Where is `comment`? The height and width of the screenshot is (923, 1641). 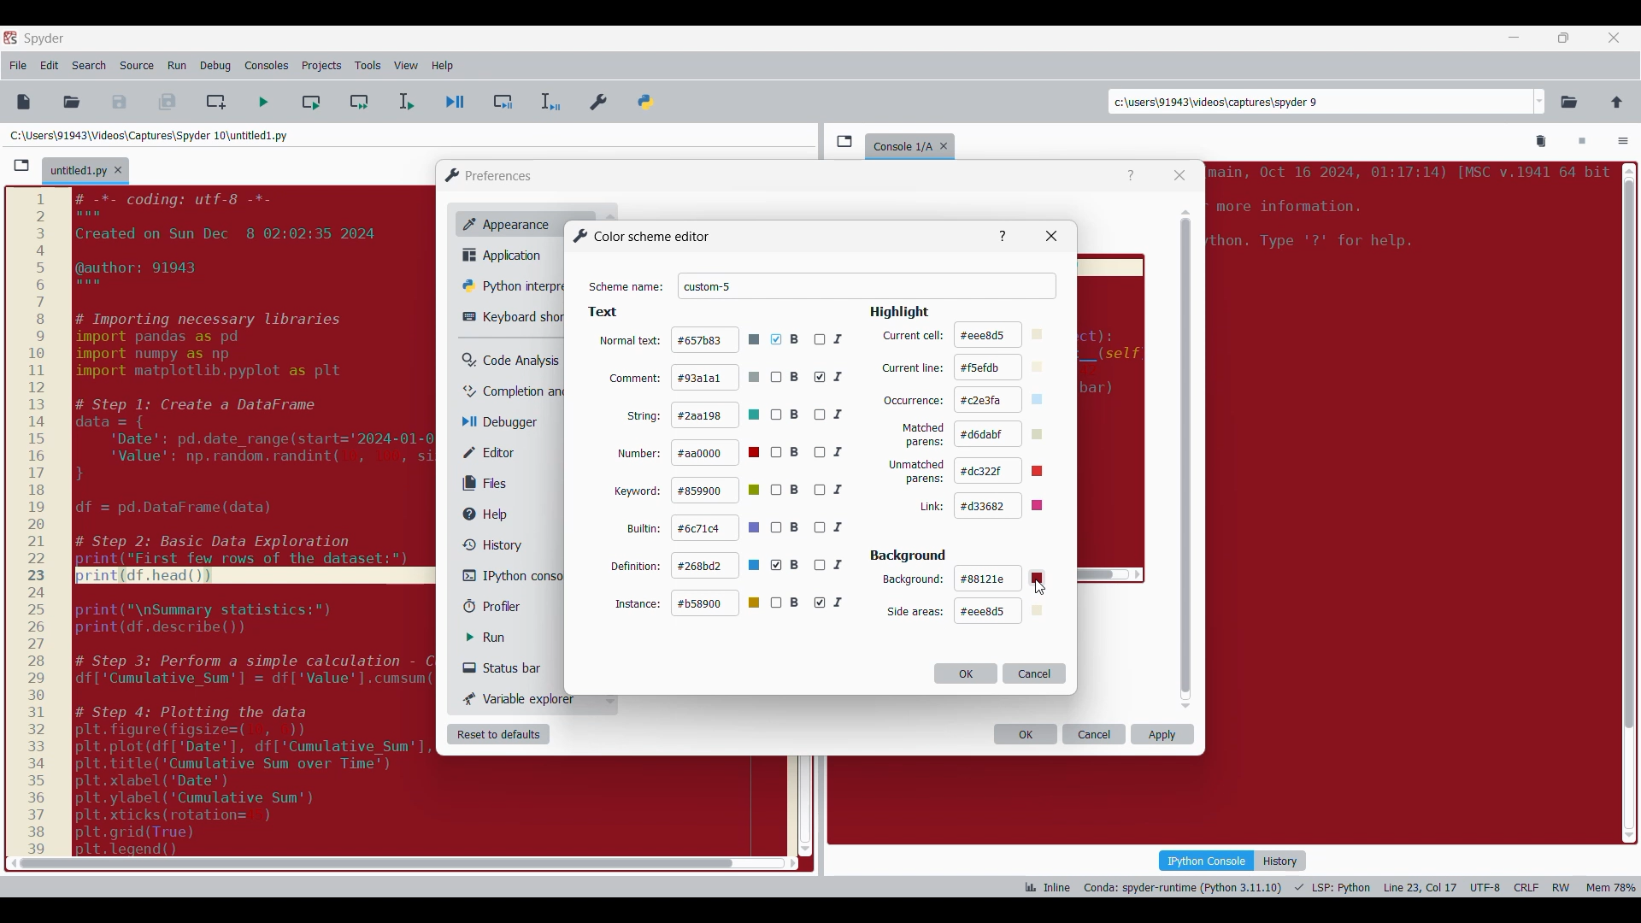
comment is located at coordinates (634, 378).